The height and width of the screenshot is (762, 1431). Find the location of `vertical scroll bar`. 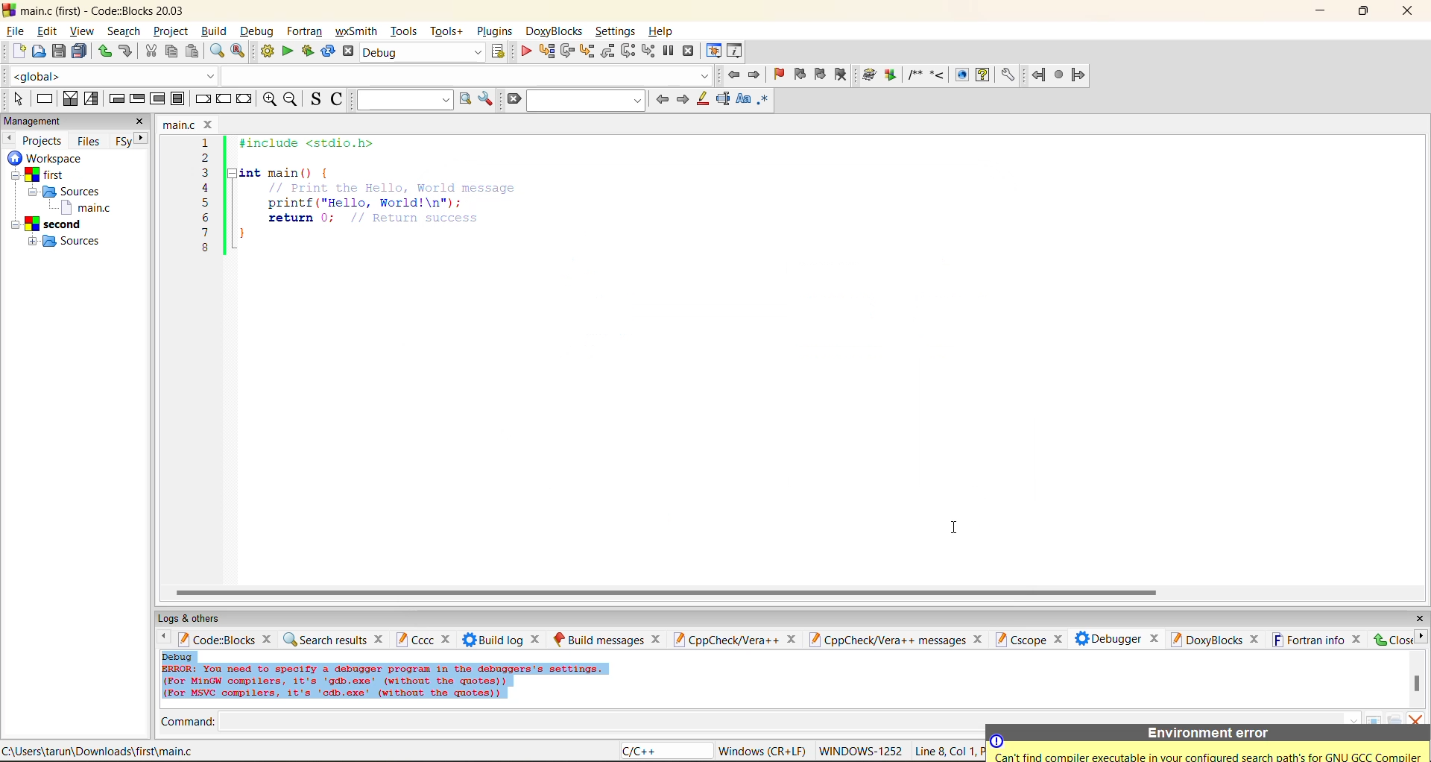

vertical scroll bar is located at coordinates (1416, 683).